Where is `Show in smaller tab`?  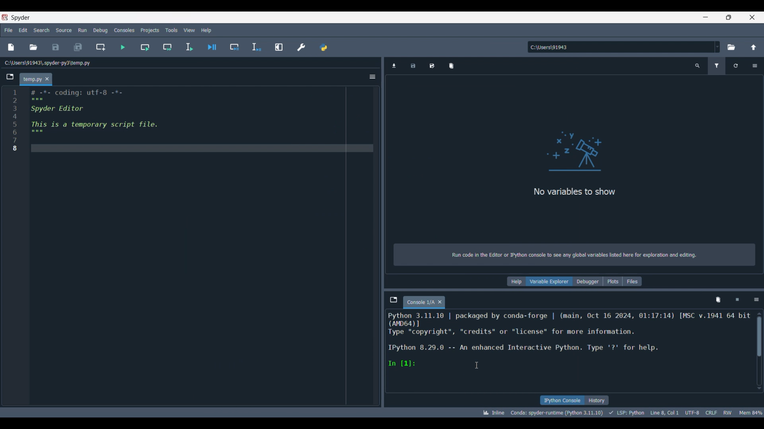
Show in smaller tab is located at coordinates (729, 17).